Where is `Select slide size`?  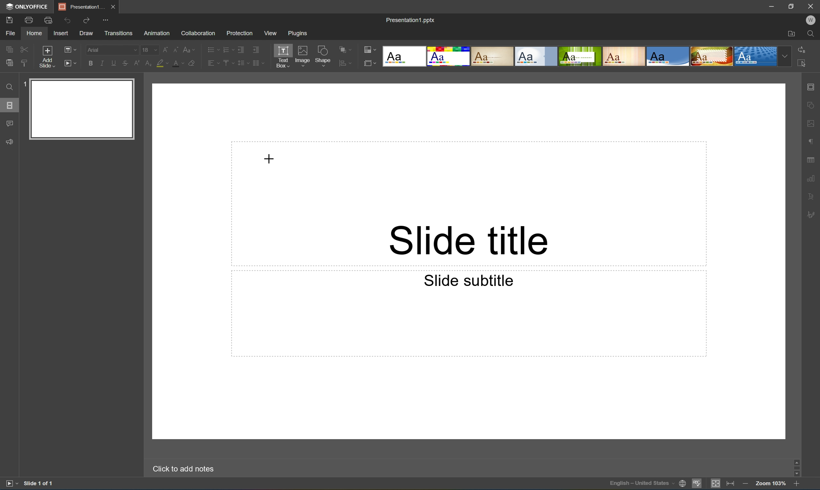
Select slide size is located at coordinates (370, 64).